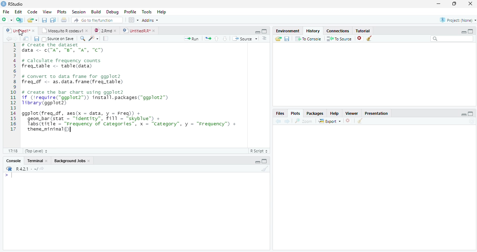  I want to click on Clear Console, so click(360, 121).